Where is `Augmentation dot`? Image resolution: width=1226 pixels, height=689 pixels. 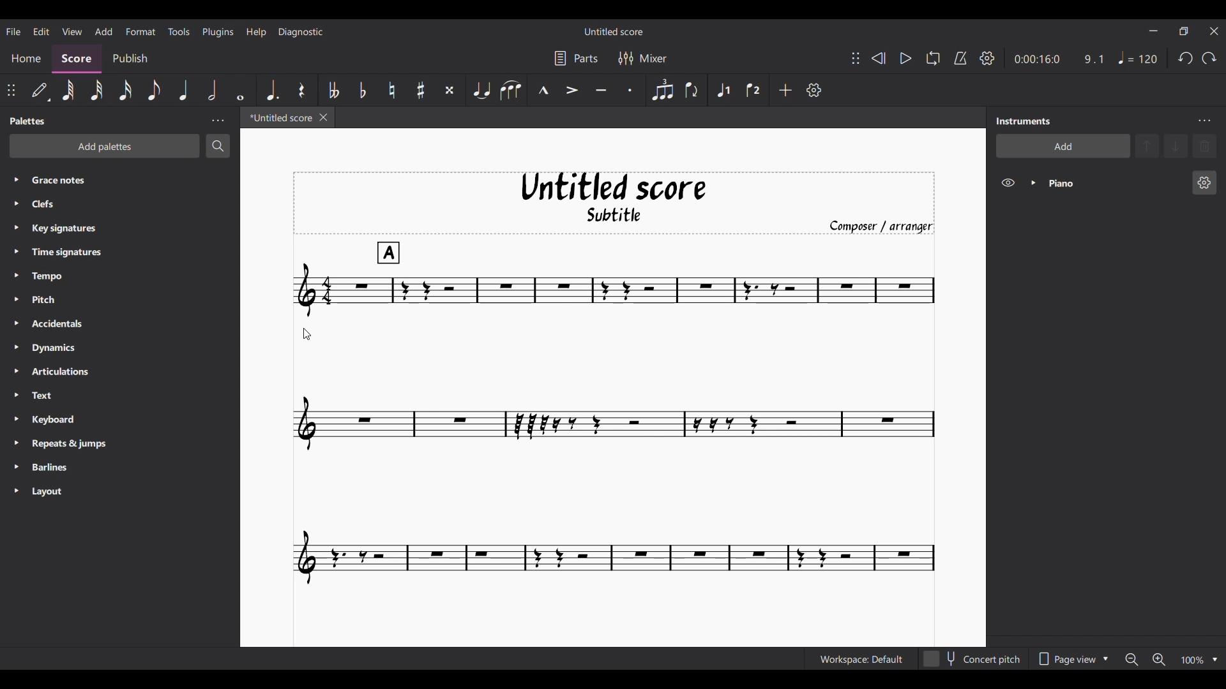 Augmentation dot is located at coordinates (272, 89).